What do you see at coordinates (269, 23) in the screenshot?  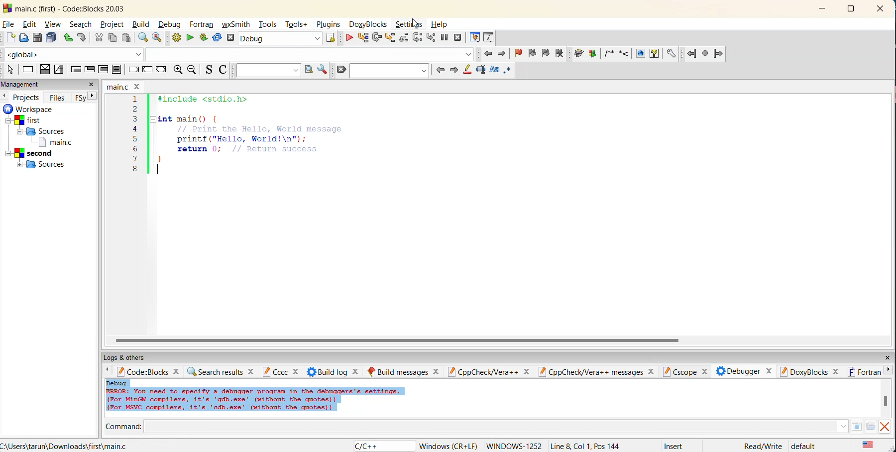 I see `tools` at bounding box center [269, 23].